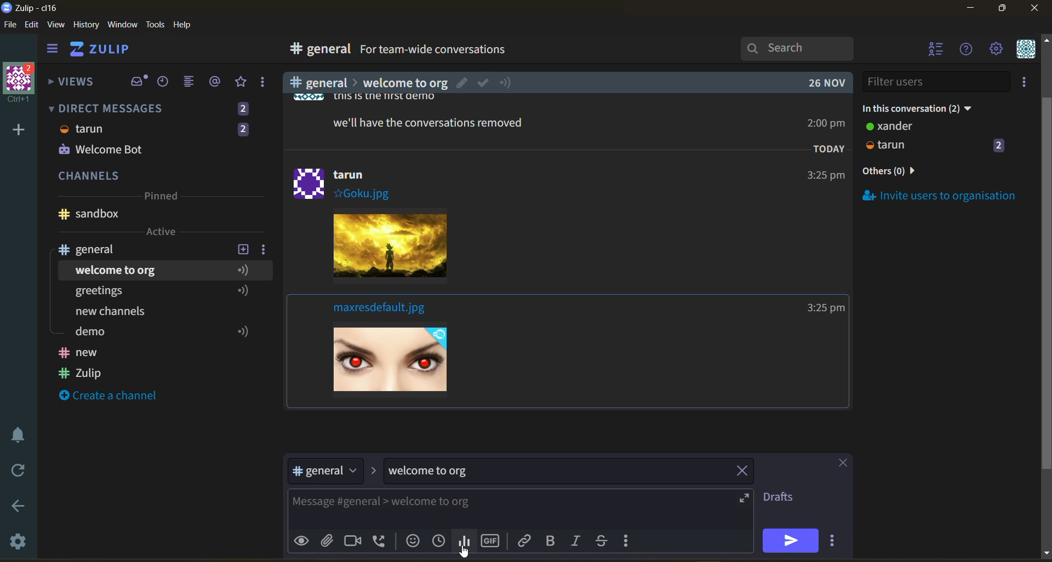  What do you see at coordinates (157, 24) in the screenshot?
I see `tools` at bounding box center [157, 24].